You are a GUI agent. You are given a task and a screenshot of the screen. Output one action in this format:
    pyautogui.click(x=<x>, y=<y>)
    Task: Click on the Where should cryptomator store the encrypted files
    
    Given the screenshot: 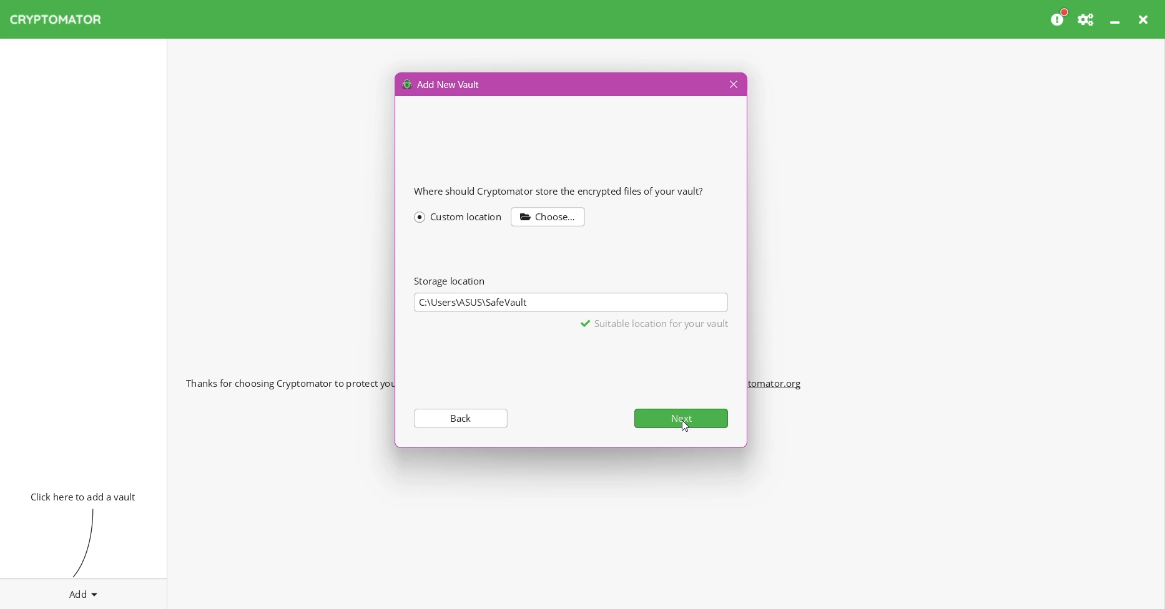 What is the action you would take?
    pyautogui.click(x=565, y=191)
    